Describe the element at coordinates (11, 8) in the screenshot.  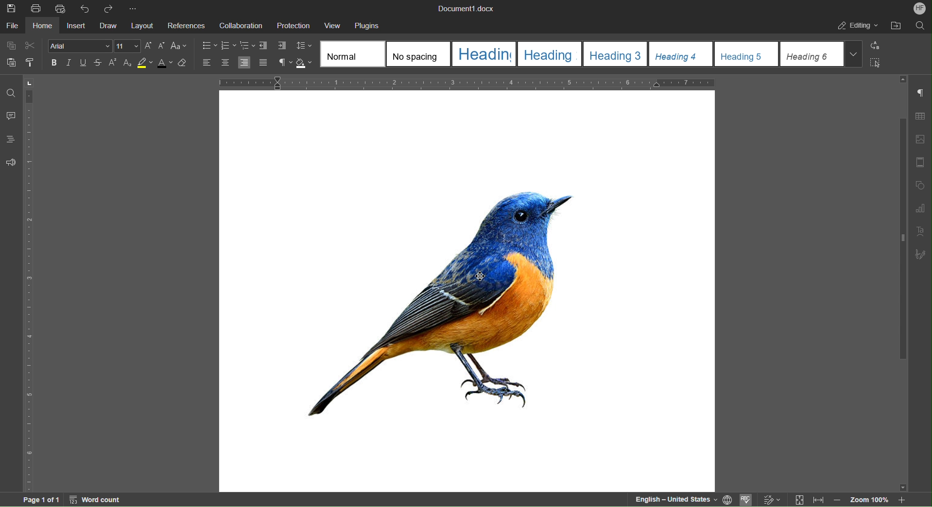
I see `Save` at that location.